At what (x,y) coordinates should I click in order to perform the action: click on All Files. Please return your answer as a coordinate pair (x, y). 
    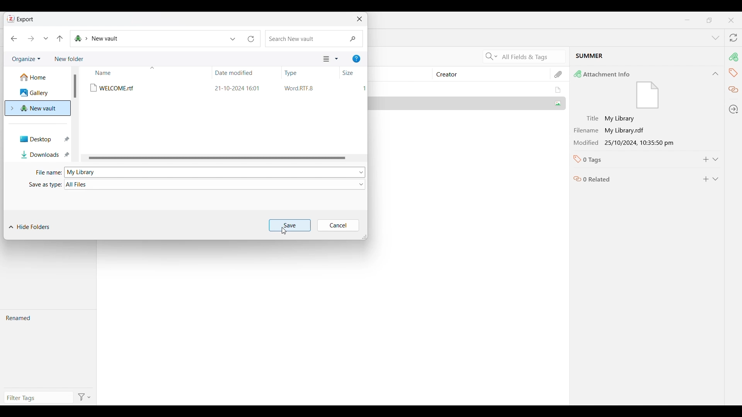
    Looking at the image, I should click on (214, 184).